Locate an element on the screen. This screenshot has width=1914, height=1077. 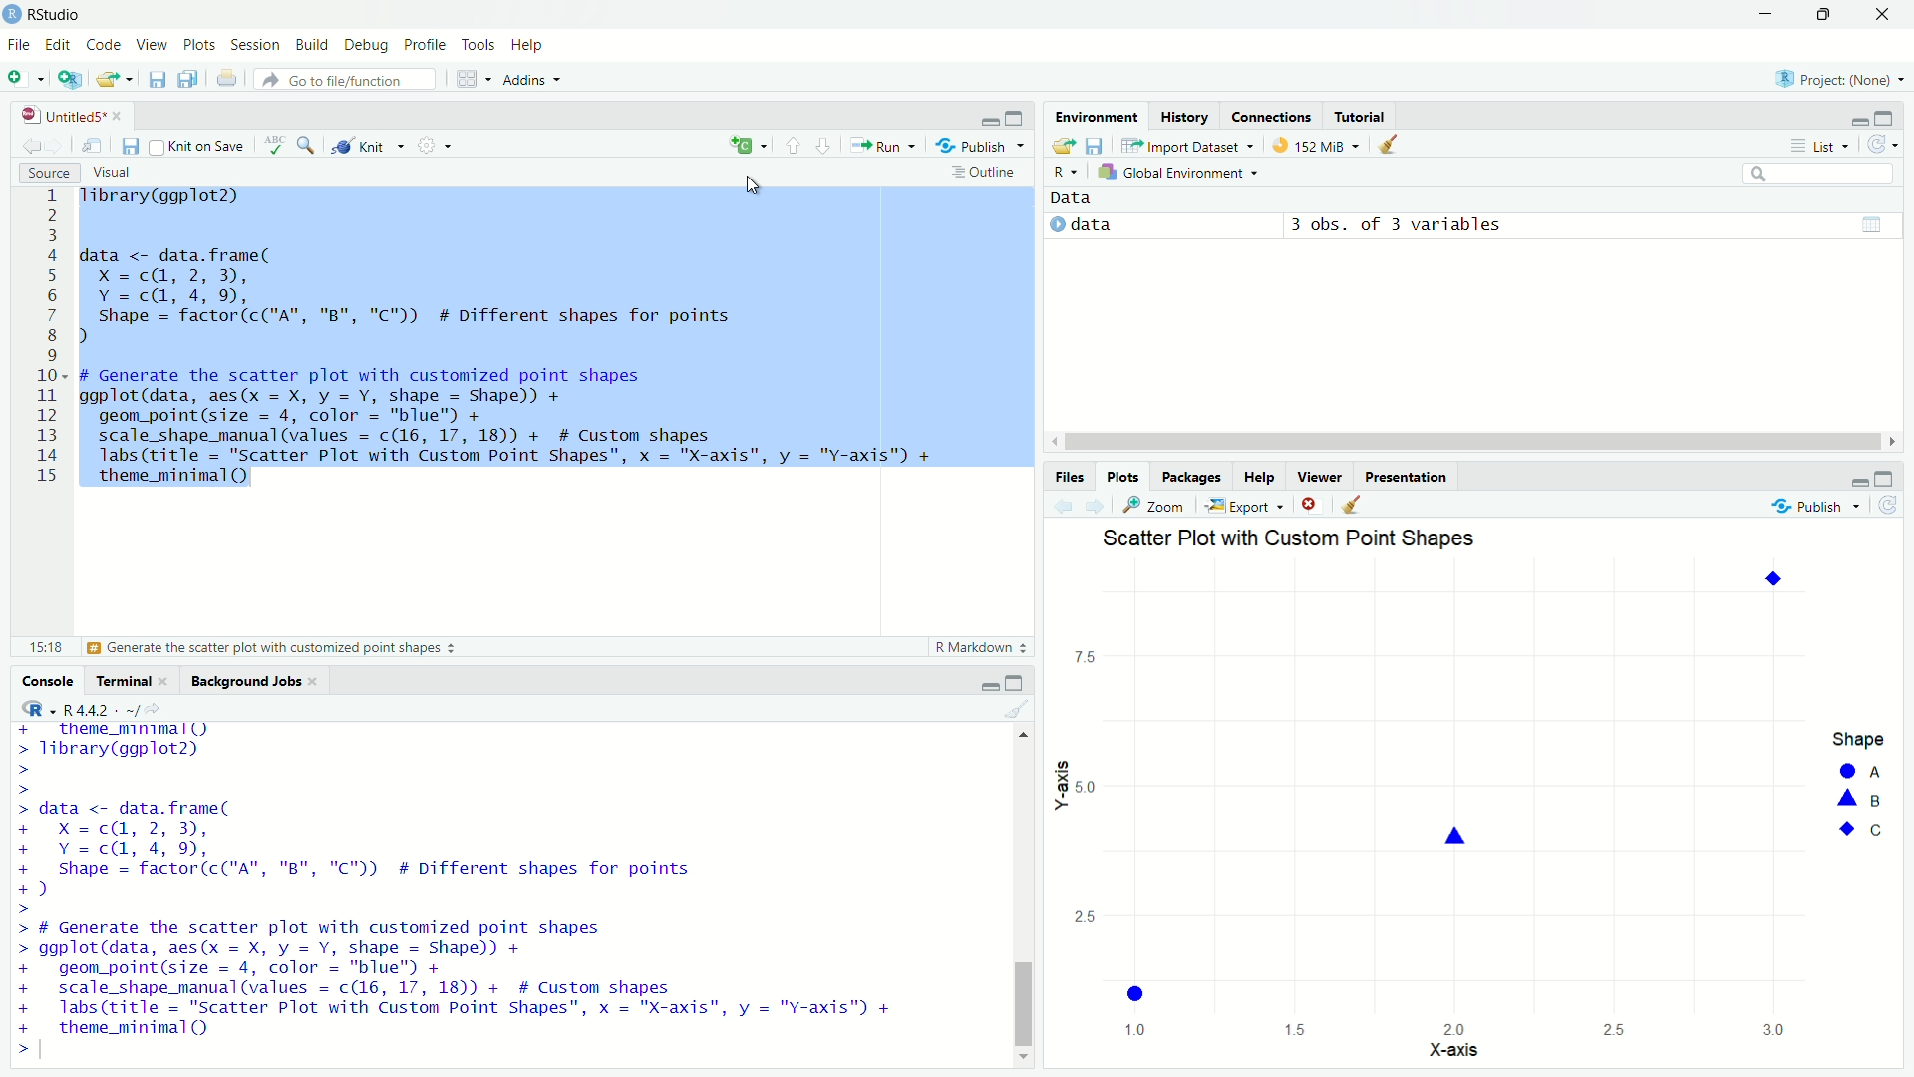
maximize is located at coordinates (1016, 119).